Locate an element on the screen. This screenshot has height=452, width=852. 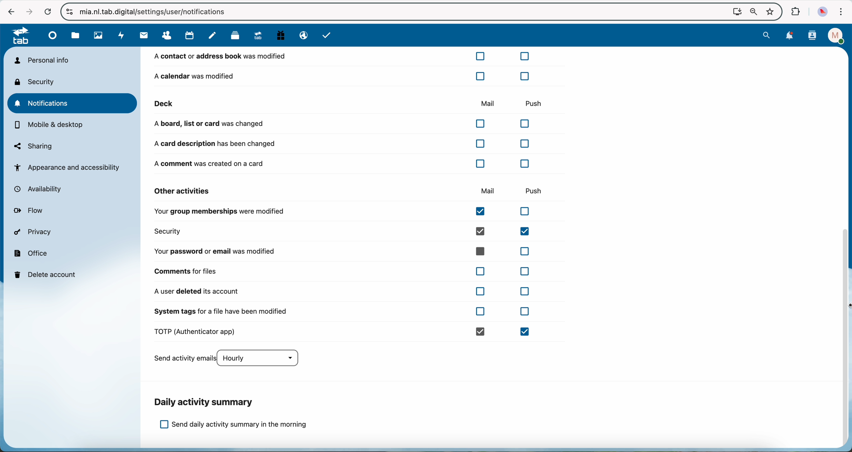
delete account is located at coordinates (47, 274).